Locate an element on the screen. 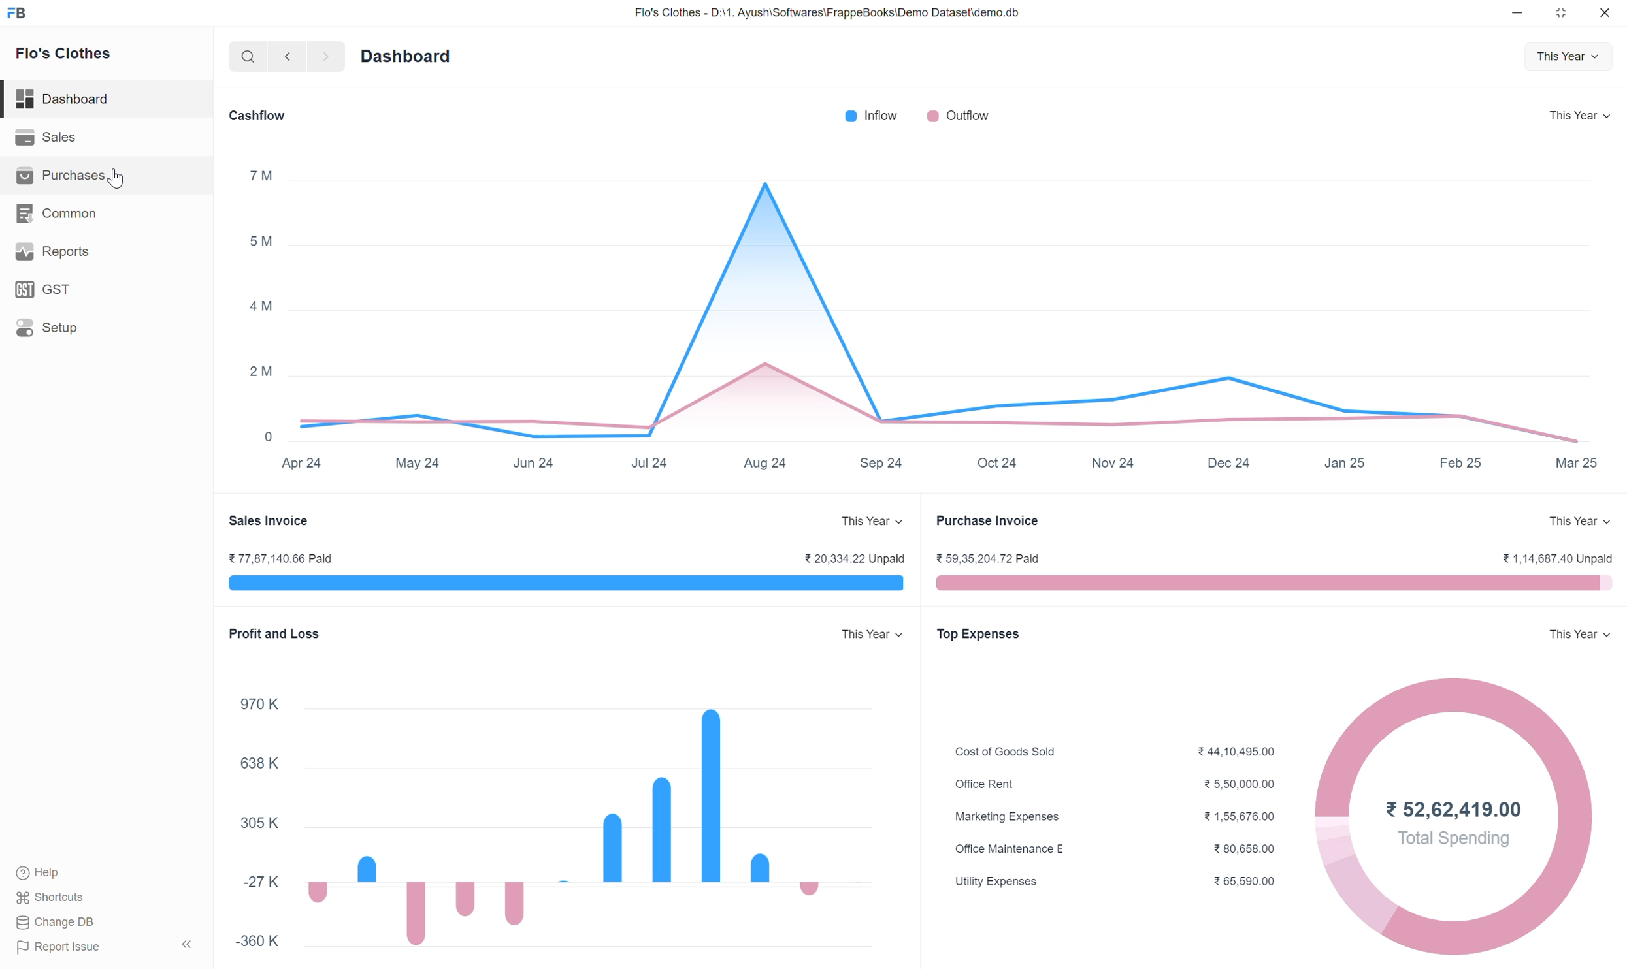 The width and height of the screenshot is (1627, 969). 5M is located at coordinates (260, 243).